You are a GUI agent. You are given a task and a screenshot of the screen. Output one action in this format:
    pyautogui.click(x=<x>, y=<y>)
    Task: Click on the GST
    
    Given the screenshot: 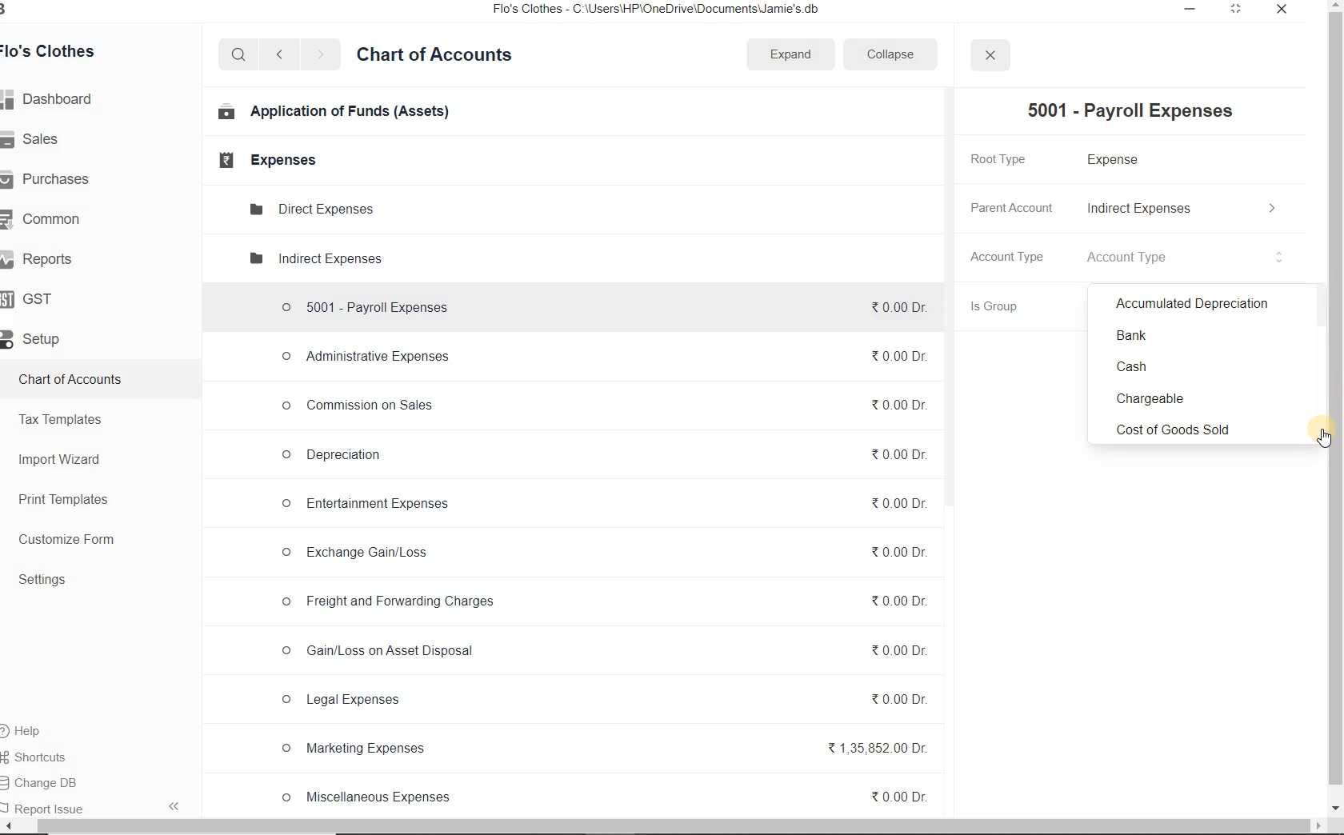 What is the action you would take?
    pyautogui.click(x=35, y=299)
    